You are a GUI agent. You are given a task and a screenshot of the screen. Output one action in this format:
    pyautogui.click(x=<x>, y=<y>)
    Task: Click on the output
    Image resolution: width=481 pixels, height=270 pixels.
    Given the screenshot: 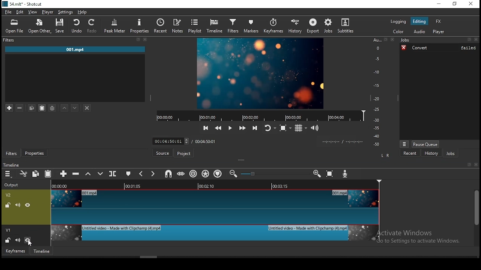 What is the action you would take?
    pyautogui.click(x=12, y=186)
    